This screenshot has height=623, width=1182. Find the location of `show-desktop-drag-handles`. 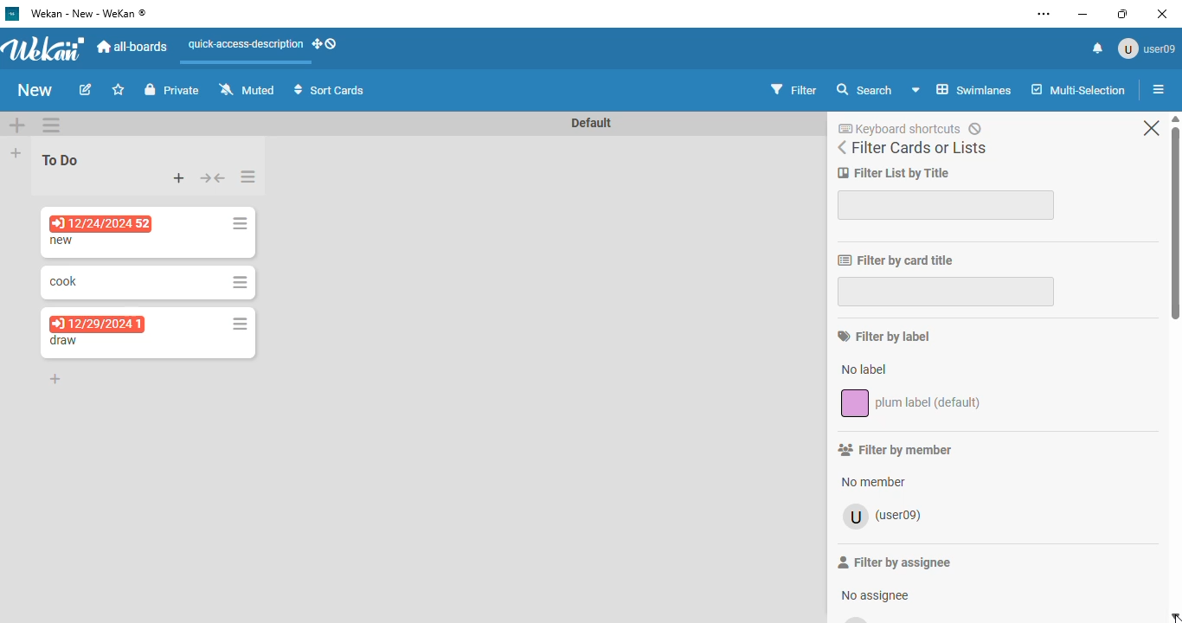

show-desktop-drag-handles is located at coordinates (325, 43).